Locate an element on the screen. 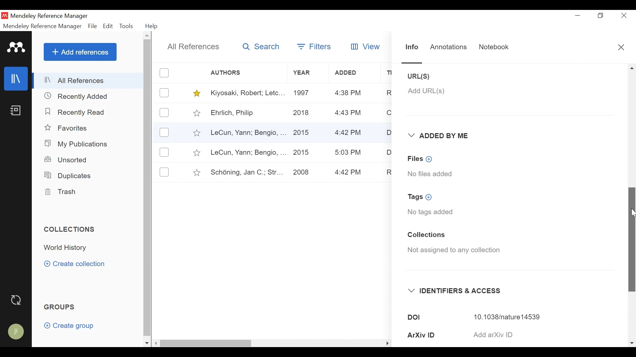  Avatar is located at coordinates (17, 332).